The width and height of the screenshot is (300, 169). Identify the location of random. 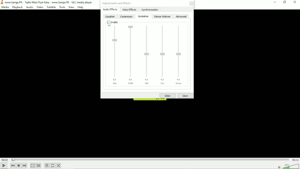
(59, 165).